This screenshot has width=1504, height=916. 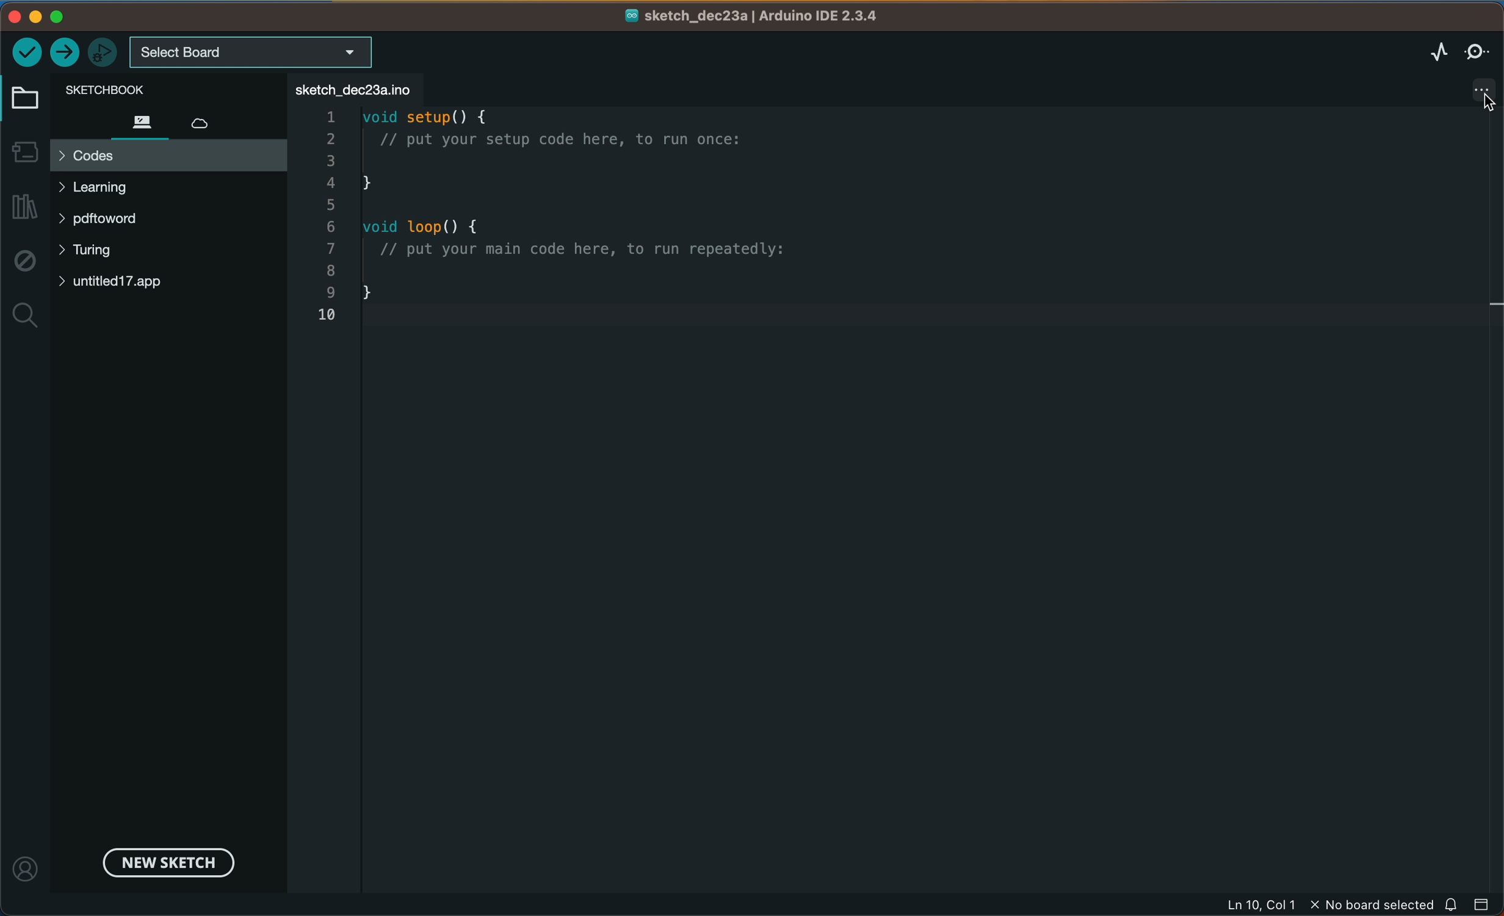 I want to click on untitled 17, so click(x=125, y=281).